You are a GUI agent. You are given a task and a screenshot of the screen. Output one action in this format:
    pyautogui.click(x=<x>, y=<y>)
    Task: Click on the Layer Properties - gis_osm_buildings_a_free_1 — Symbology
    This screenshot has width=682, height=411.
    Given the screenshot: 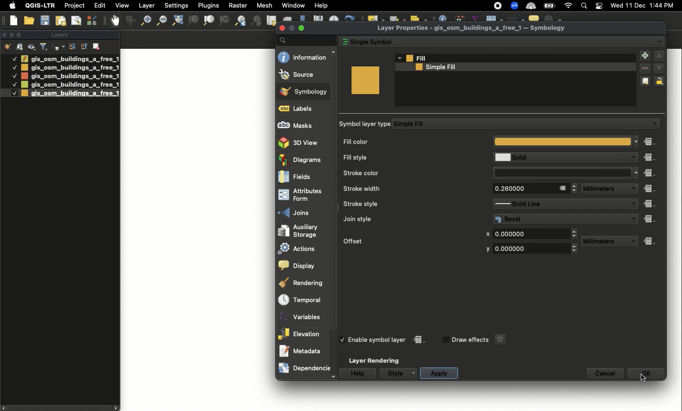 What is the action you would take?
    pyautogui.click(x=473, y=28)
    